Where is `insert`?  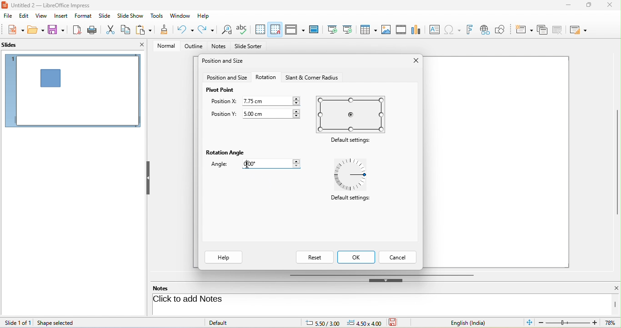 insert is located at coordinates (60, 16).